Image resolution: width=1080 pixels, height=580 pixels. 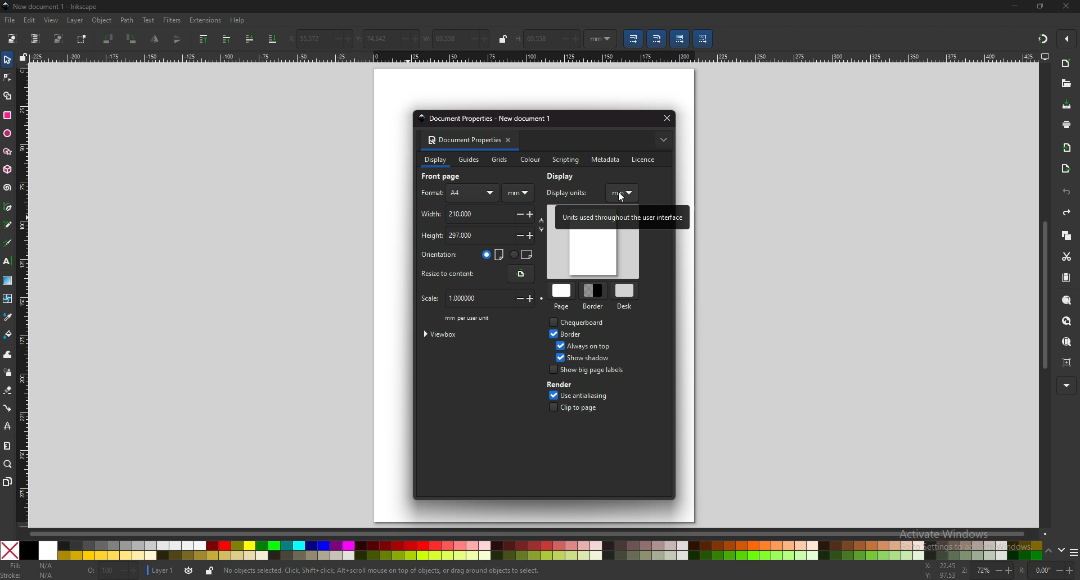 What do you see at coordinates (521, 253) in the screenshot?
I see `landscape` at bounding box center [521, 253].